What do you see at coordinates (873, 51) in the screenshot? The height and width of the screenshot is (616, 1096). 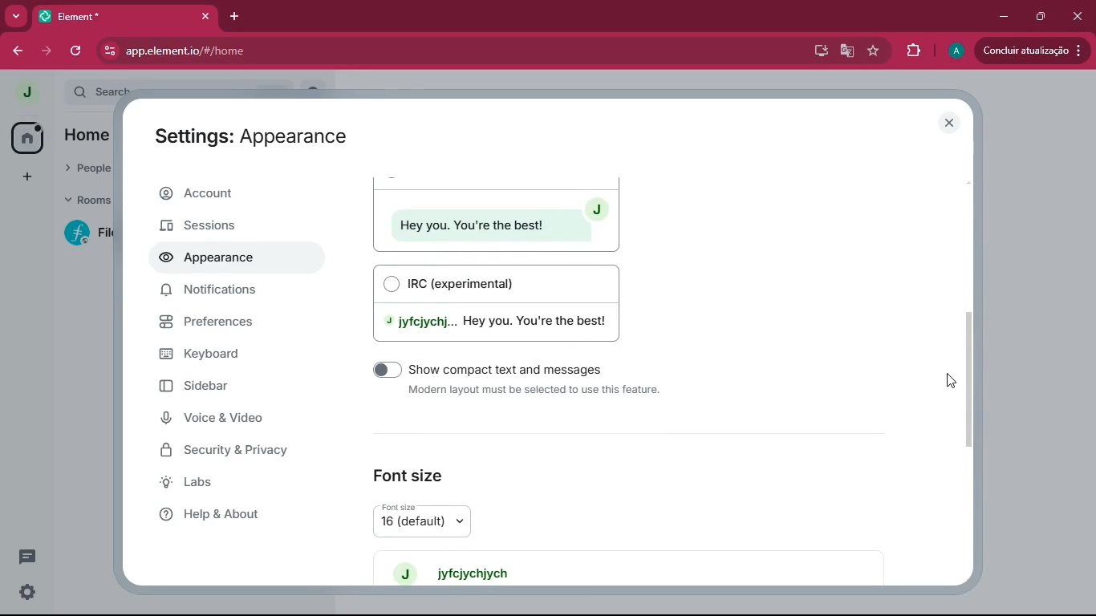 I see `favourite ` at bounding box center [873, 51].